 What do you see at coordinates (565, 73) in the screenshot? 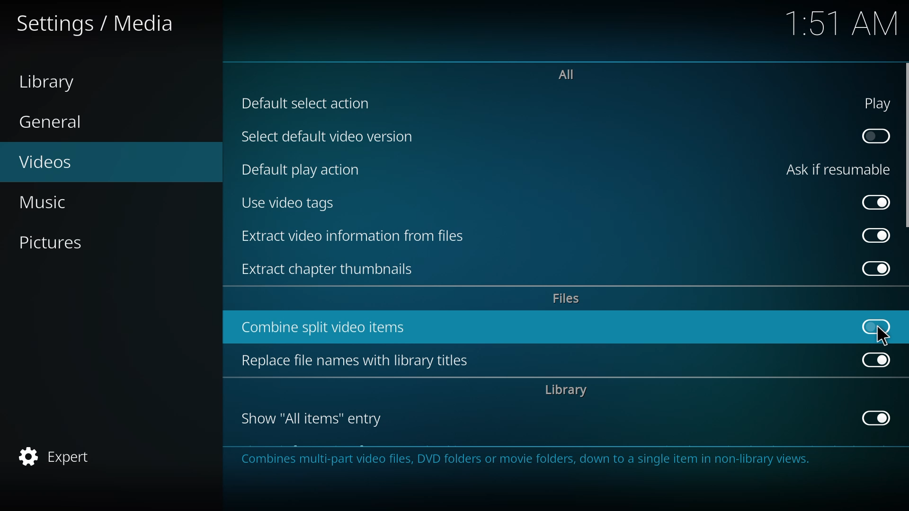
I see `all` at bounding box center [565, 73].